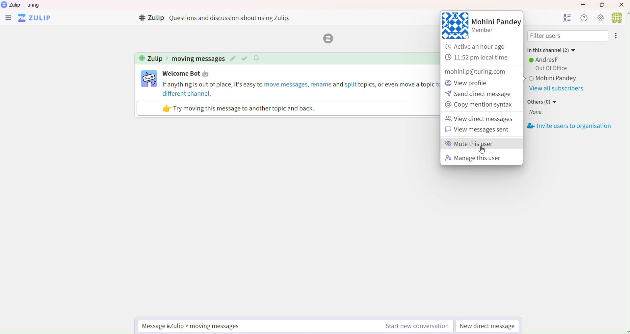  What do you see at coordinates (567, 18) in the screenshot?
I see `Users` at bounding box center [567, 18].